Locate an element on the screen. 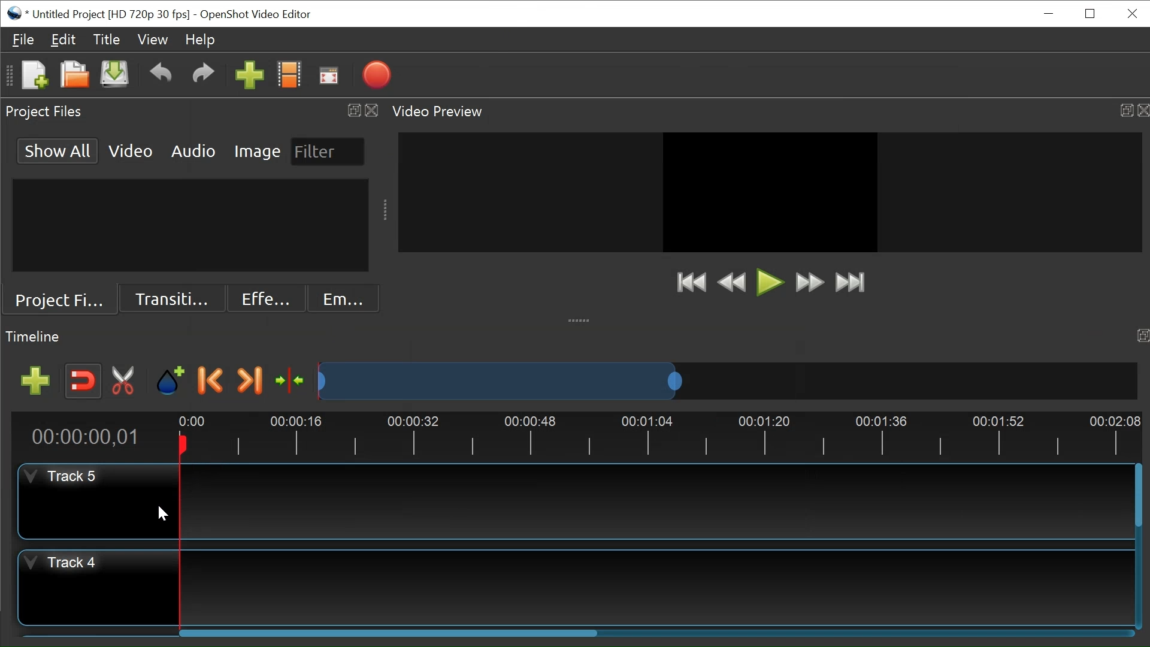 This screenshot has width=1150, height=647. Fast Forward is located at coordinates (807, 282).